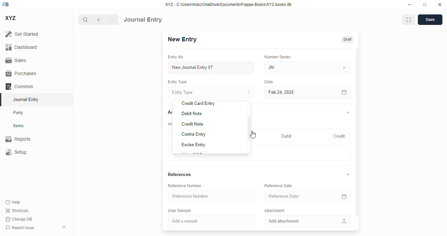 The width and height of the screenshot is (447, 236). Describe the element at coordinates (180, 175) in the screenshot. I see `references` at that location.